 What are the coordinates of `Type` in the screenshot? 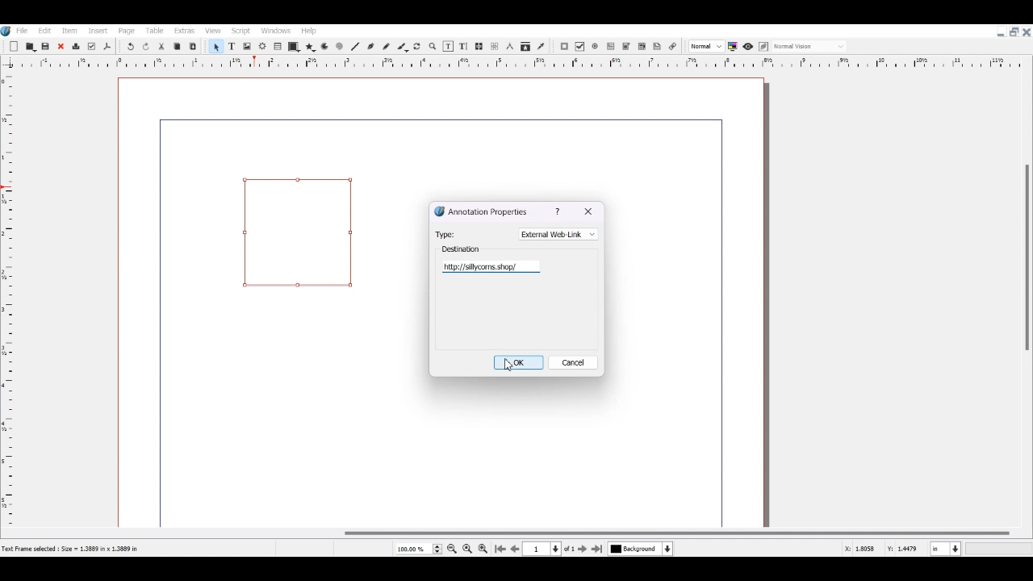 It's located at (445, 233).